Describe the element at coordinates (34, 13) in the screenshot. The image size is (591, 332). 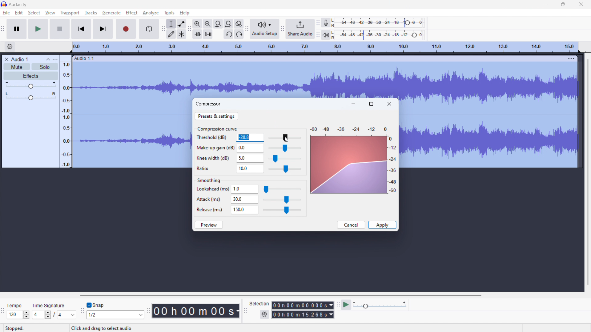
I see `select` at that location.